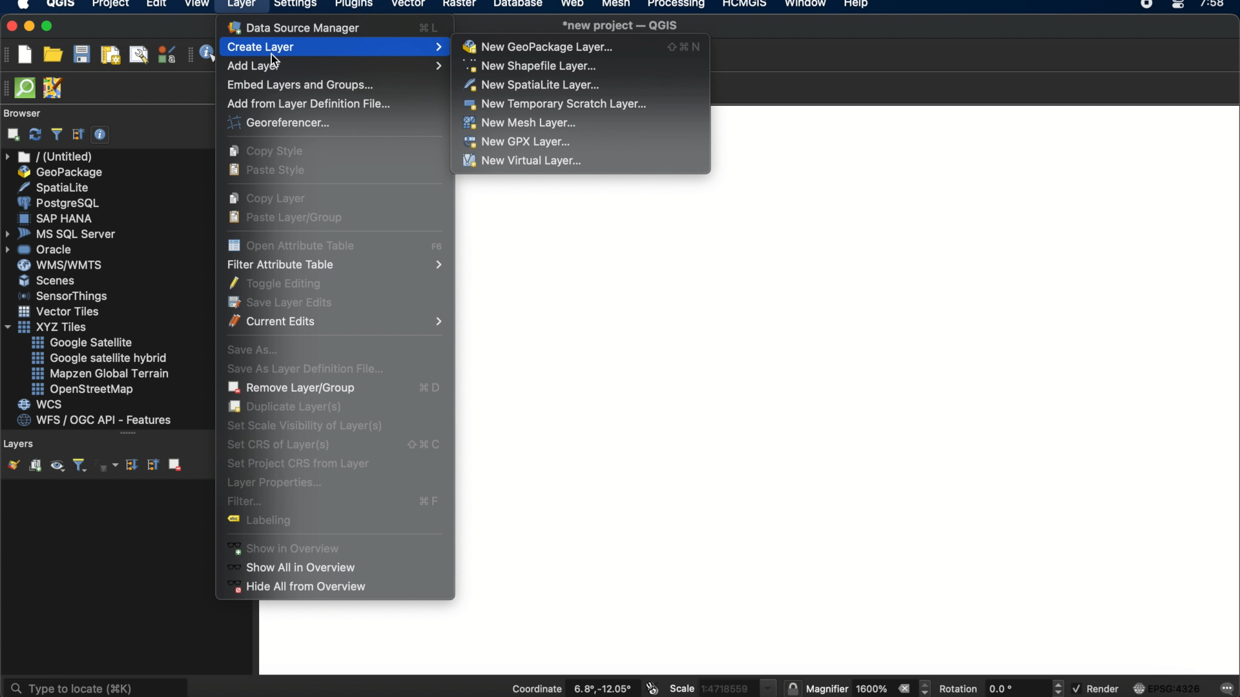  What do you see at coordinates (156, 5) in the screenshot?
I see `edit` at bounding box center [156, 5].